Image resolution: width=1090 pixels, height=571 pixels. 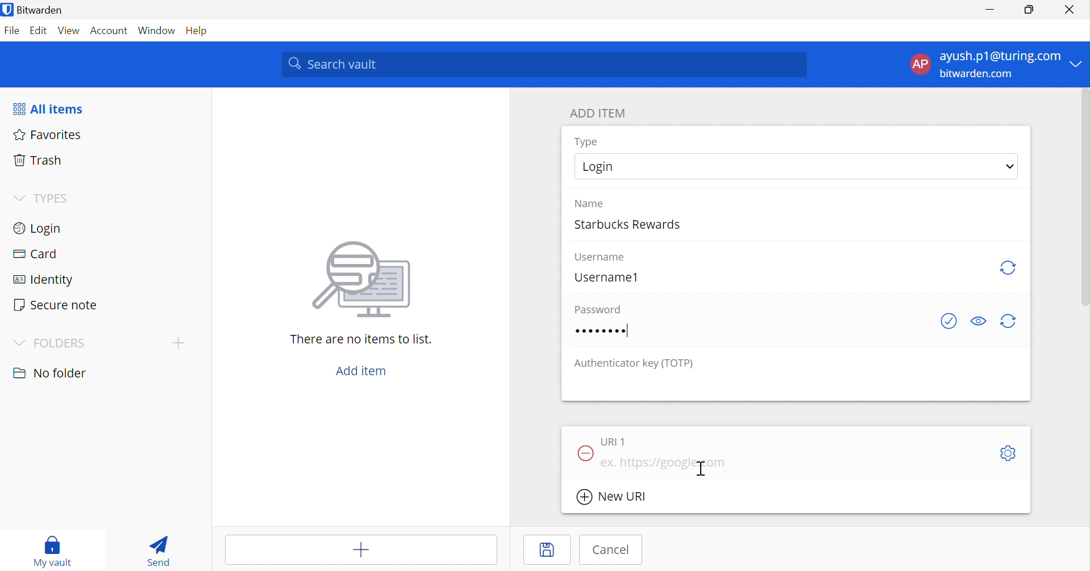 I want to click on All items, so click(x=47, y=110).